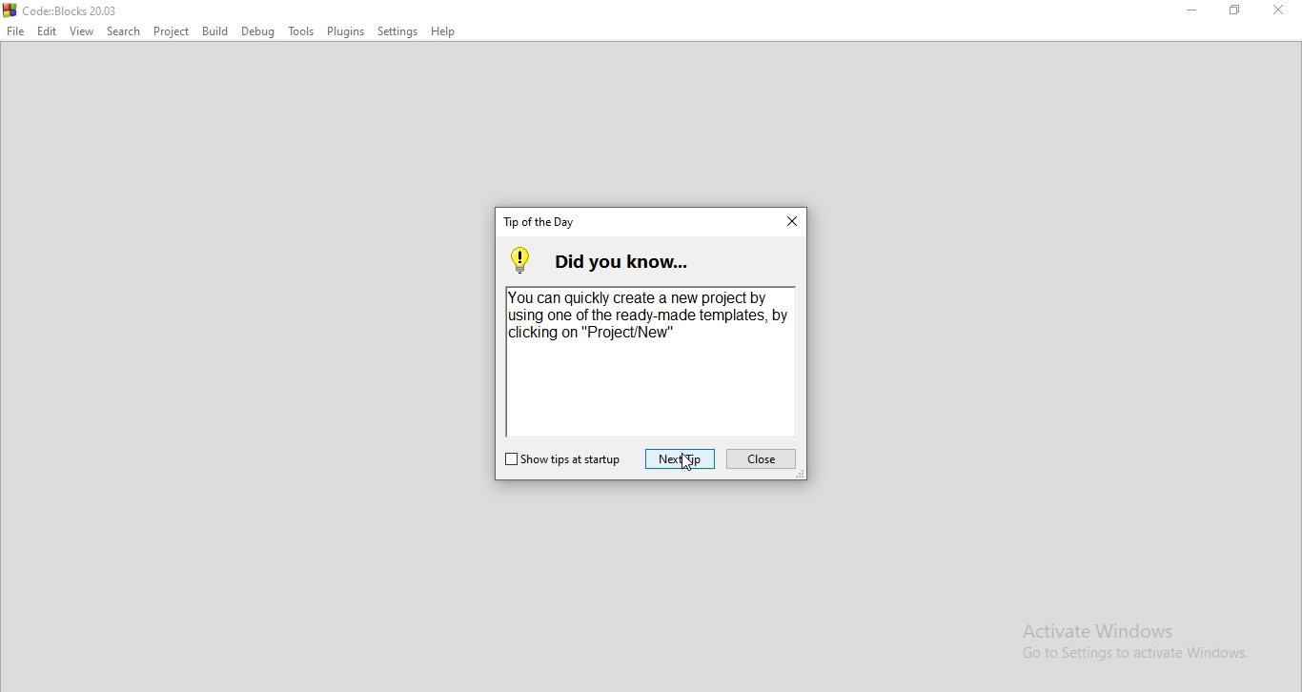 Image resolution: width=1302 pixels, height=692 pixels. I want to click on did you know, so click(598, 257).